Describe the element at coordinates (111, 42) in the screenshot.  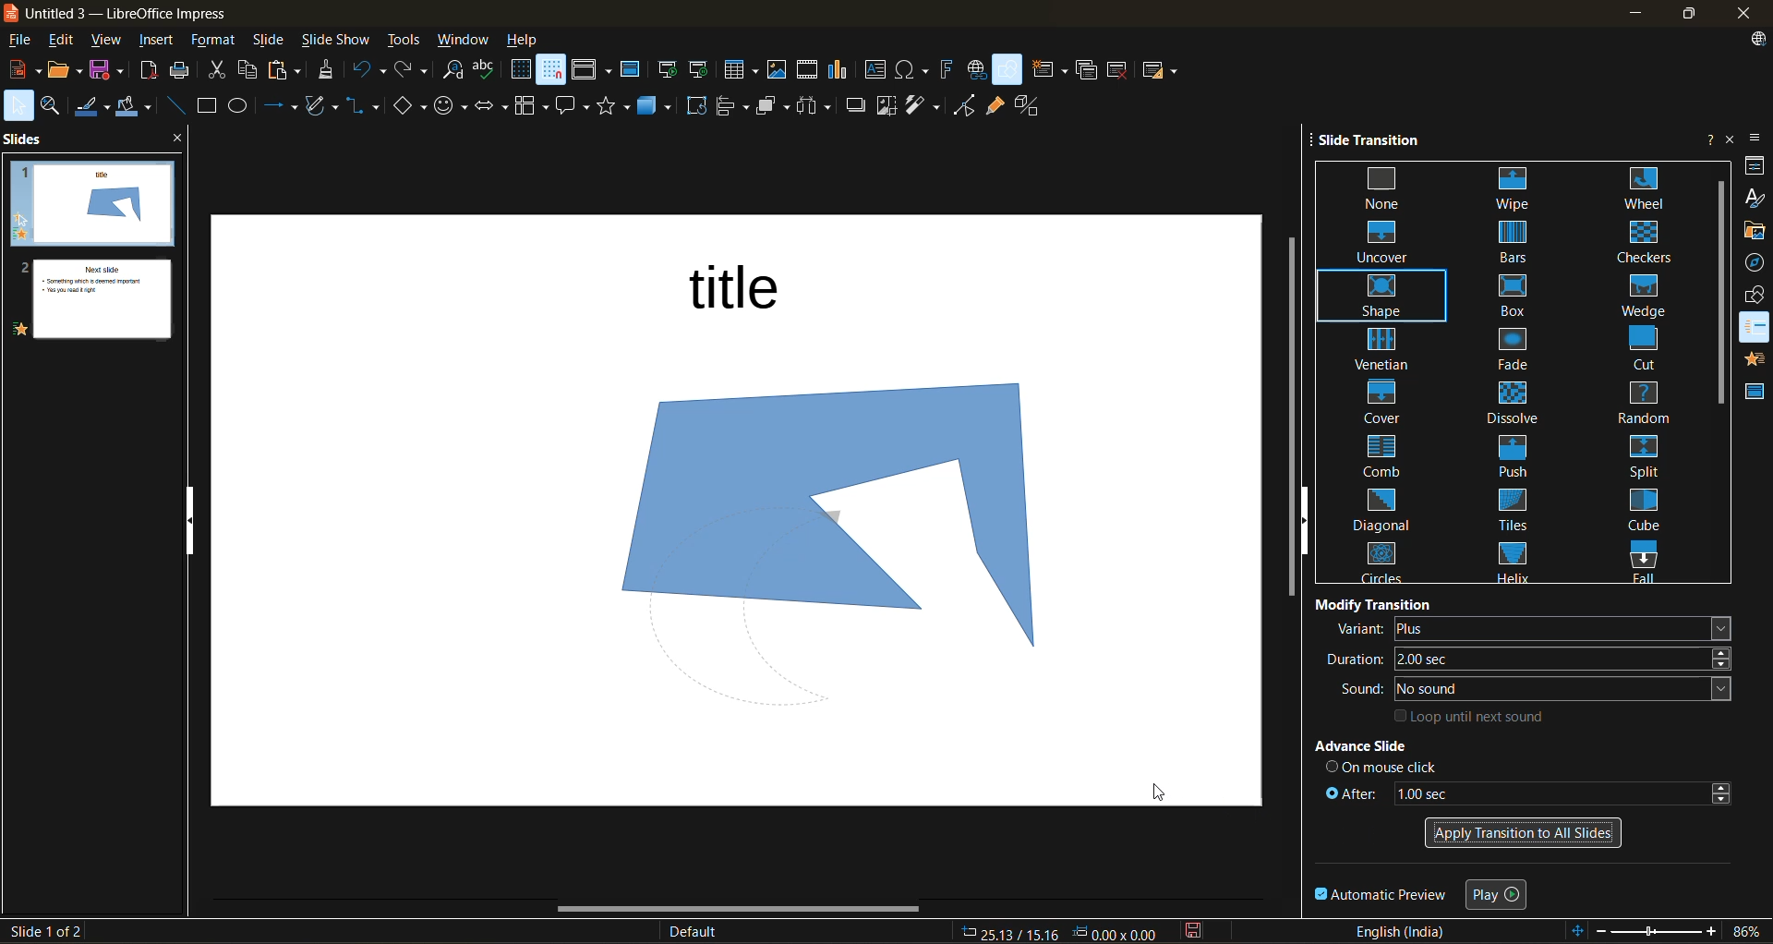
I see `view` at that location.